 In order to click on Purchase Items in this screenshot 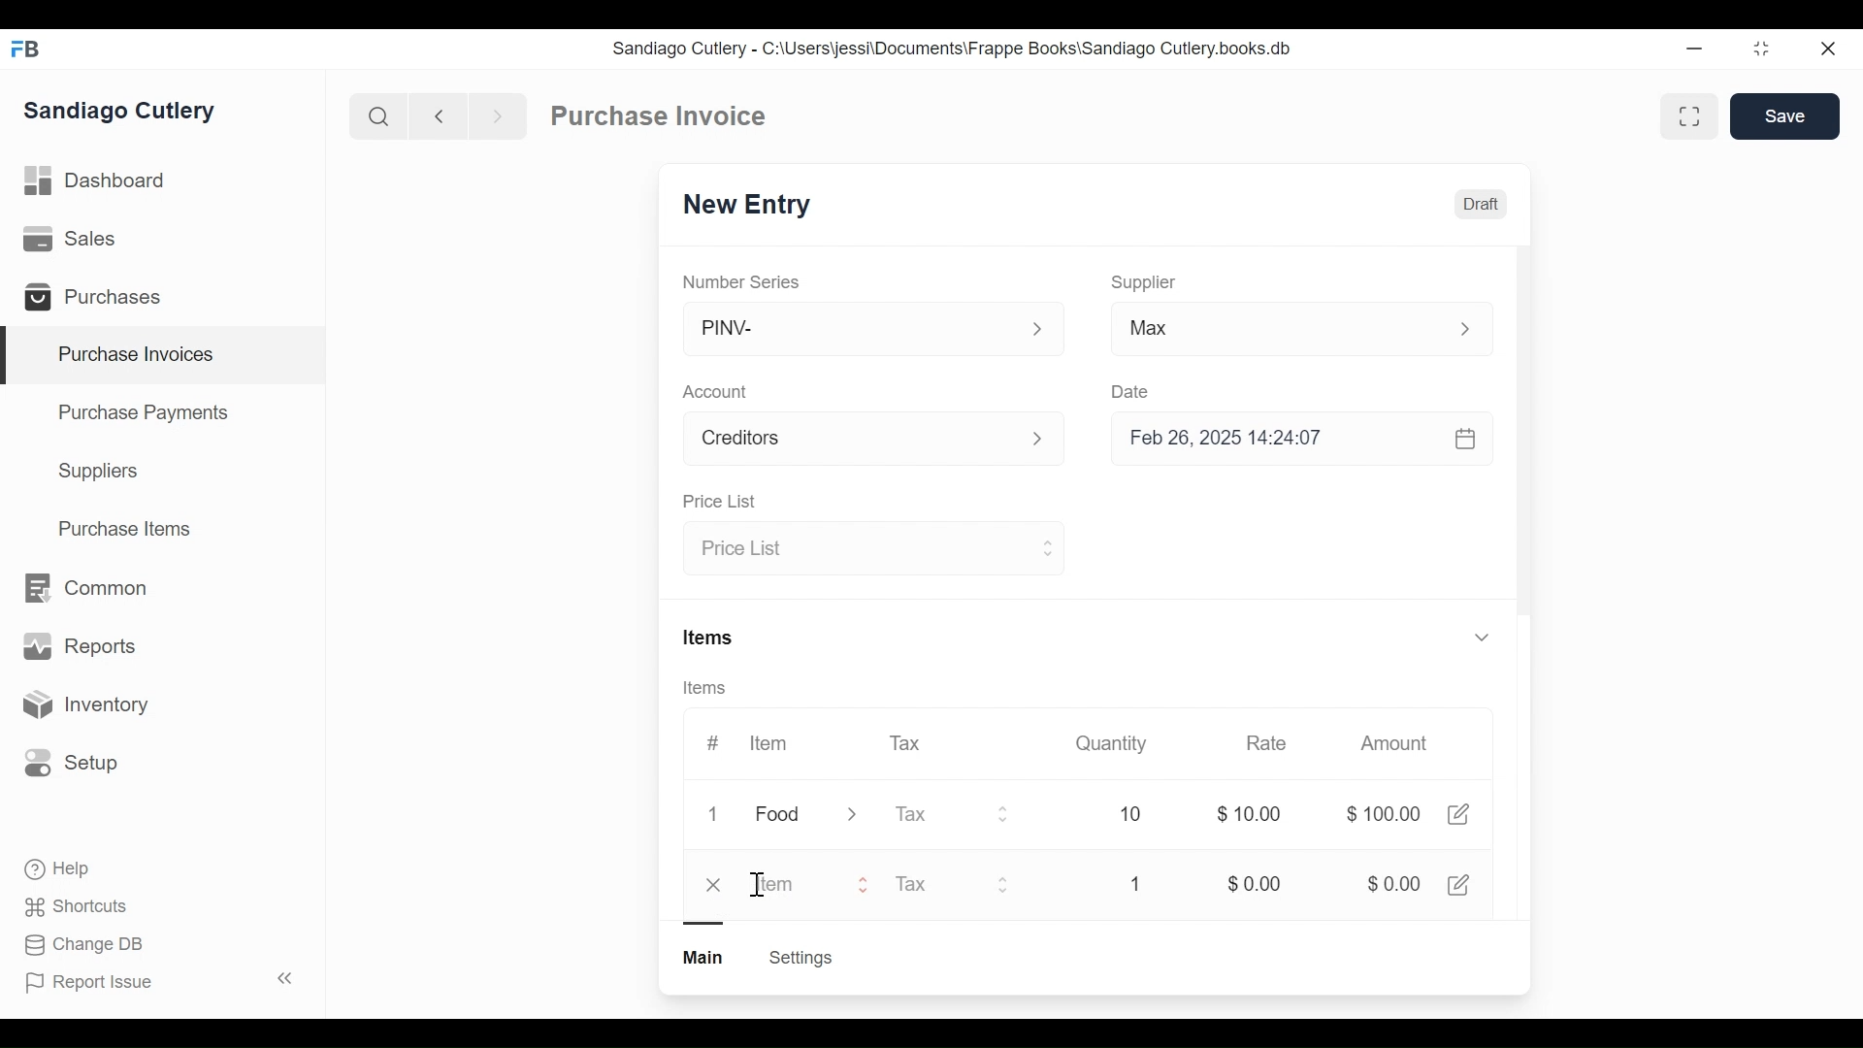, I will do `click(125, 531)`.